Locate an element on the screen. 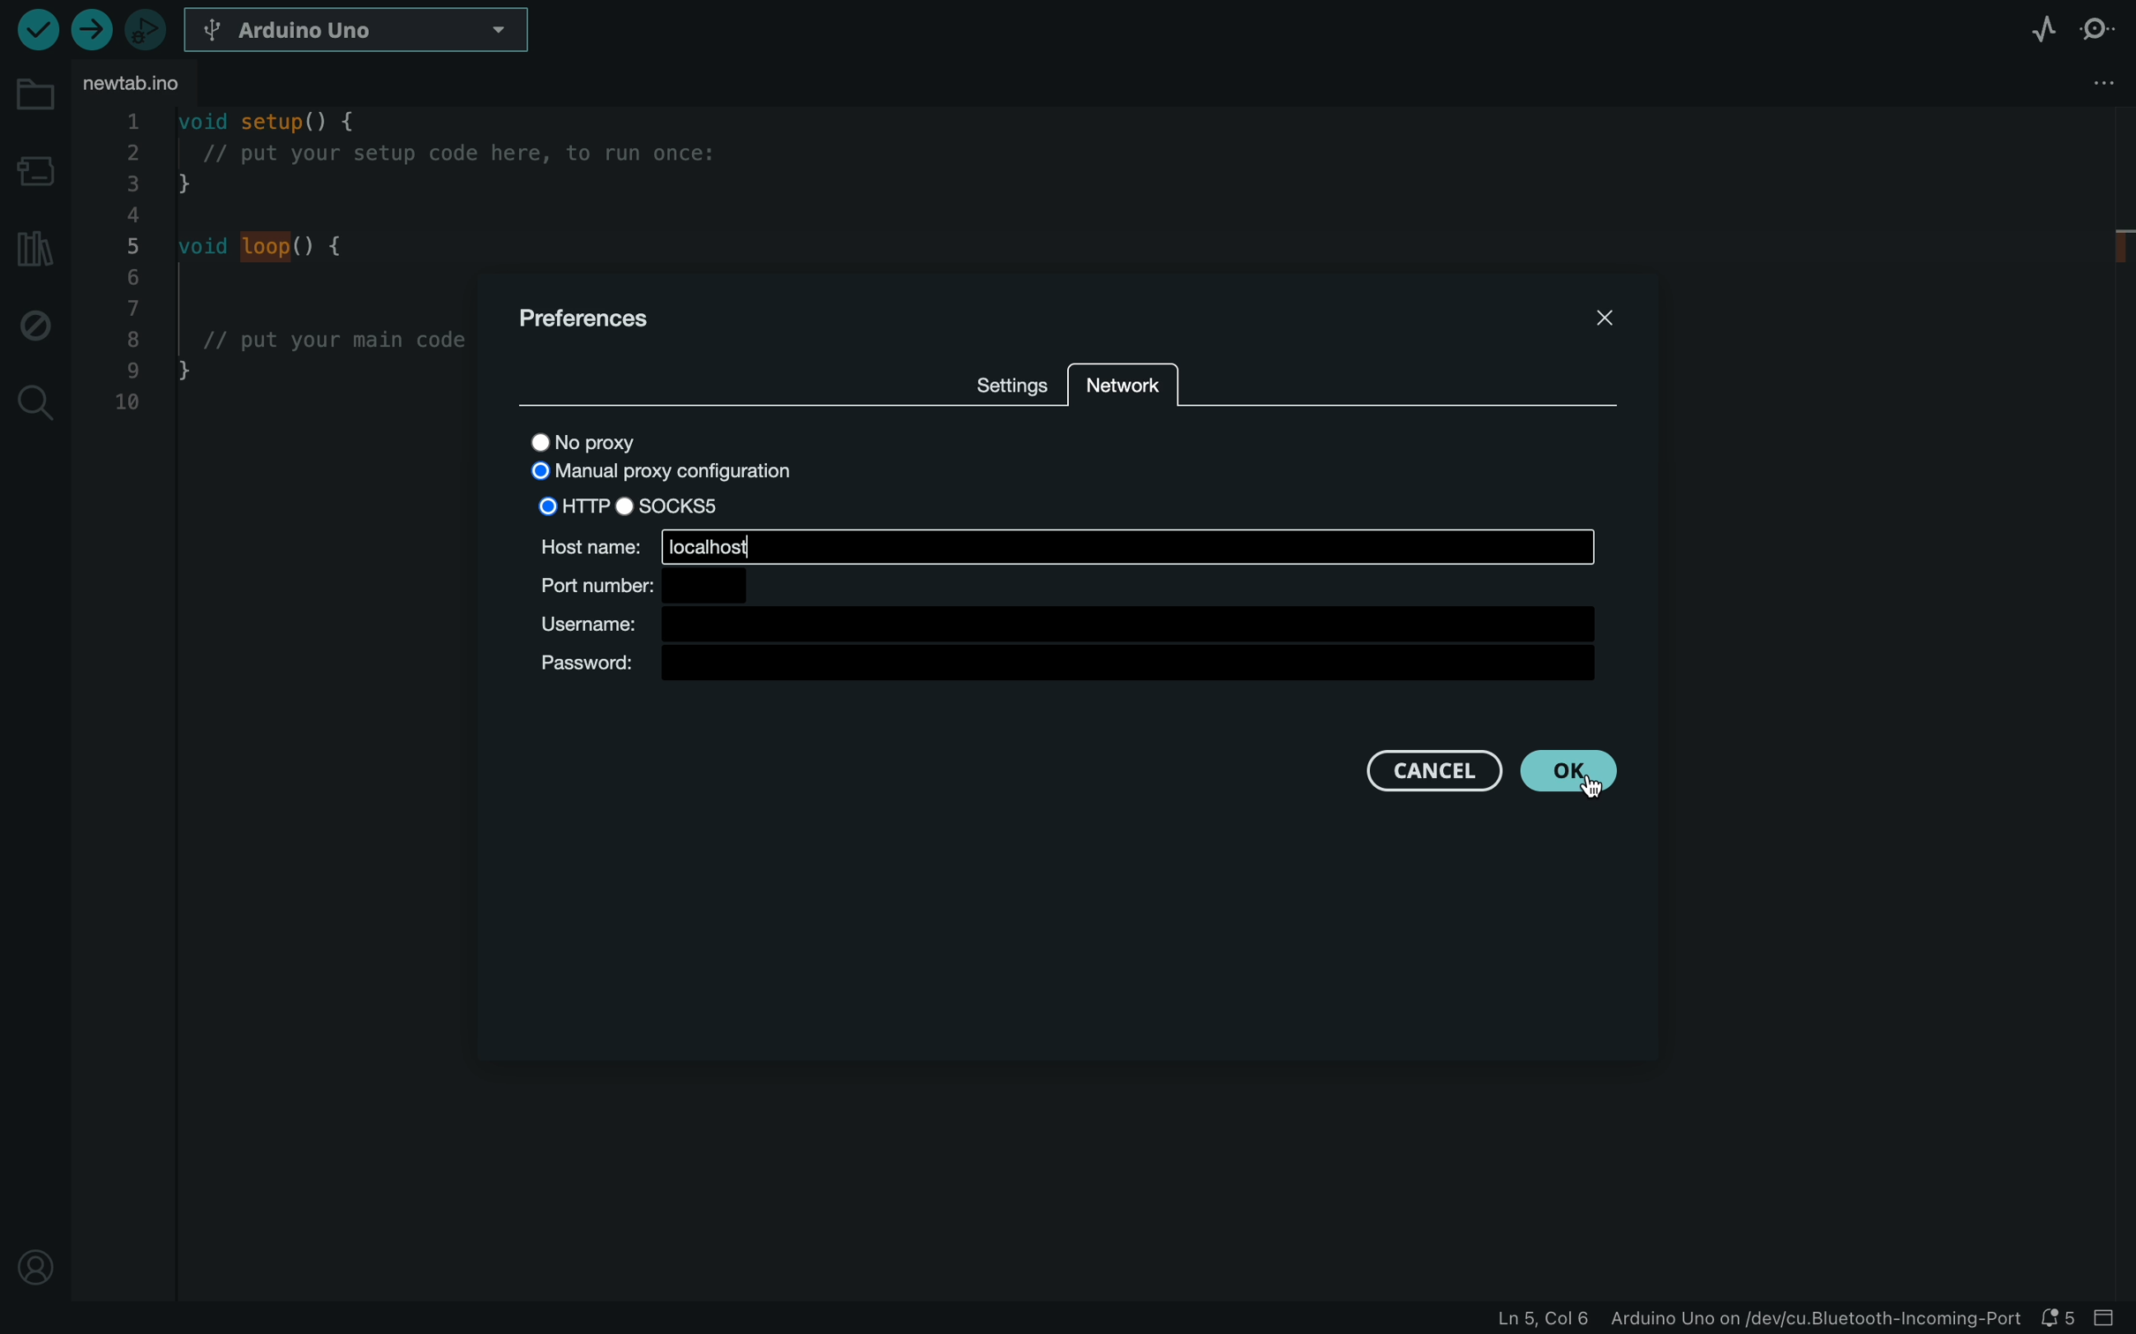 The width and height of the screenshot is (2136, 1334). password is located at coordinates (1072, 668).